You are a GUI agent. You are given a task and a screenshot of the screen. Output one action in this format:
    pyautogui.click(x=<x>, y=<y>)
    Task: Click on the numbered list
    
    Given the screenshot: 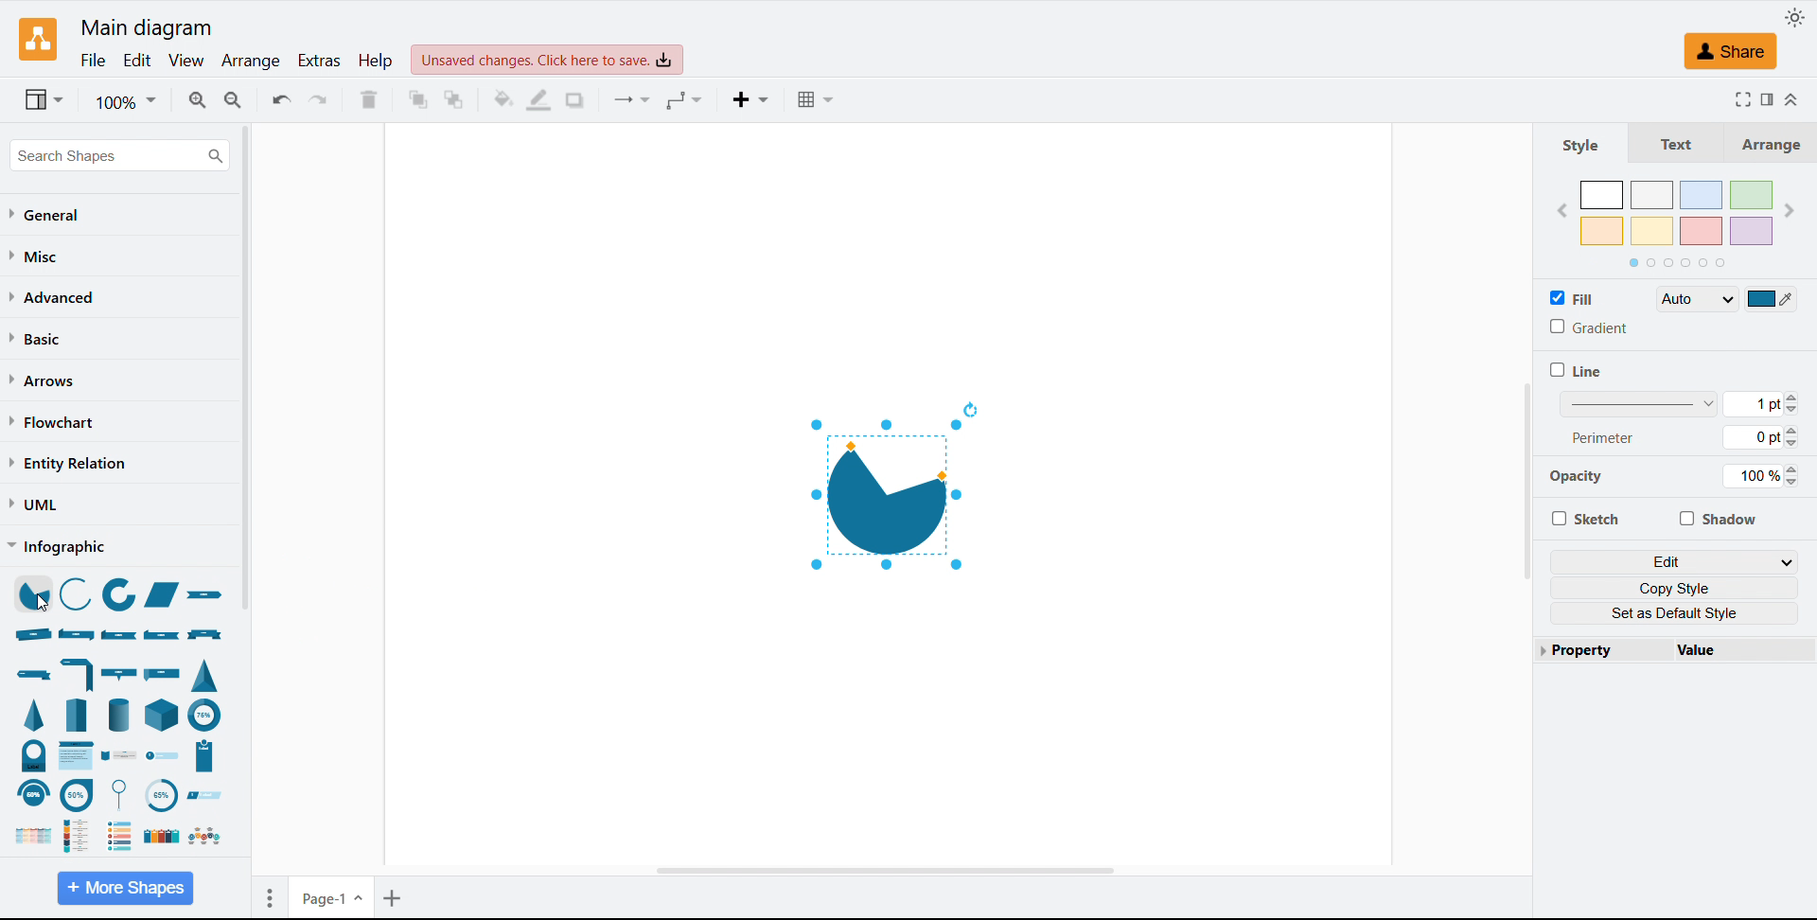 What is the action you would take?
    pyautogui.click(x=120, y=838)
    